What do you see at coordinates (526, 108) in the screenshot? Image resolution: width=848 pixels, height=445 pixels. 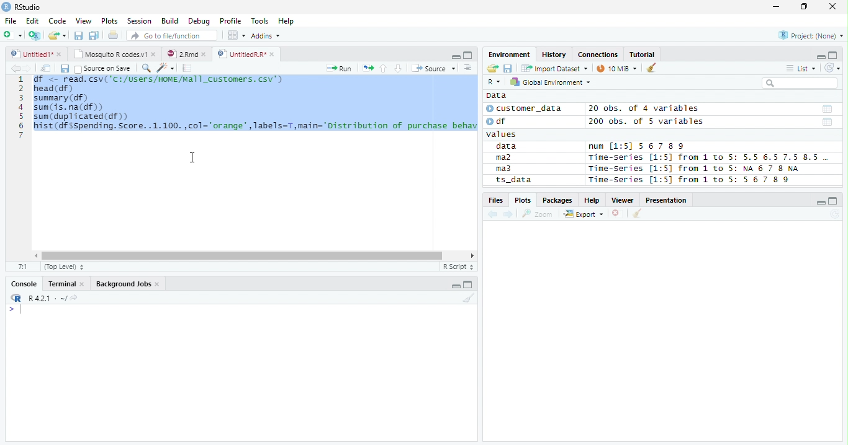 I see `customer_data` at bounding box center [526, 108].